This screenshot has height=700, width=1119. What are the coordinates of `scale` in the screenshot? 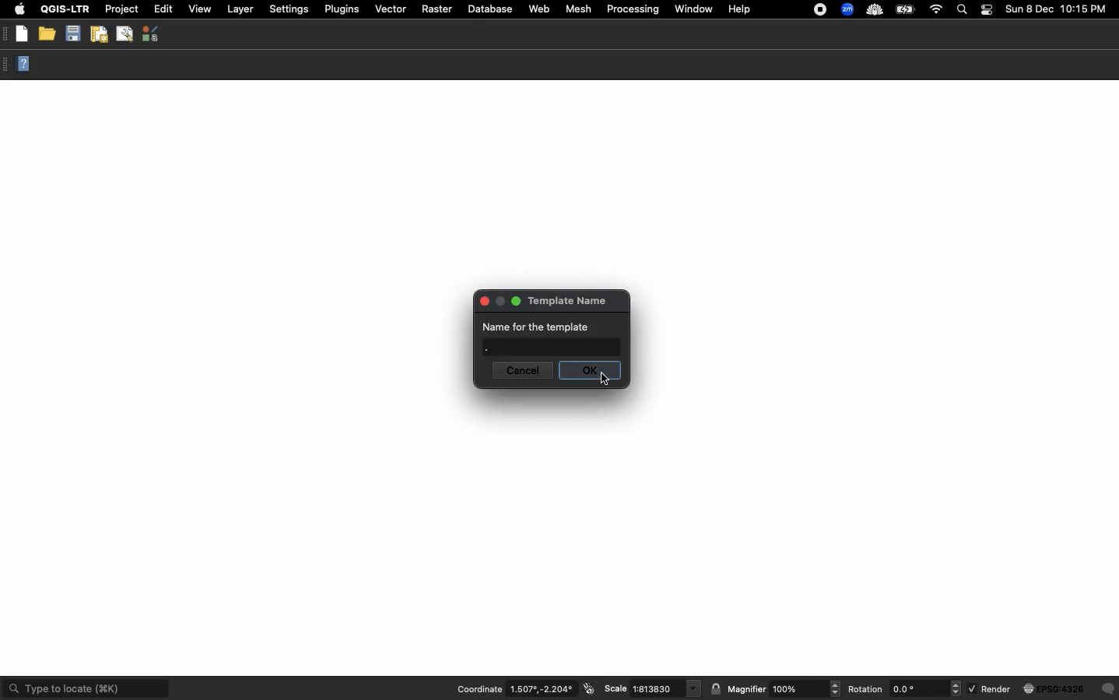 It's located at (665, 688).